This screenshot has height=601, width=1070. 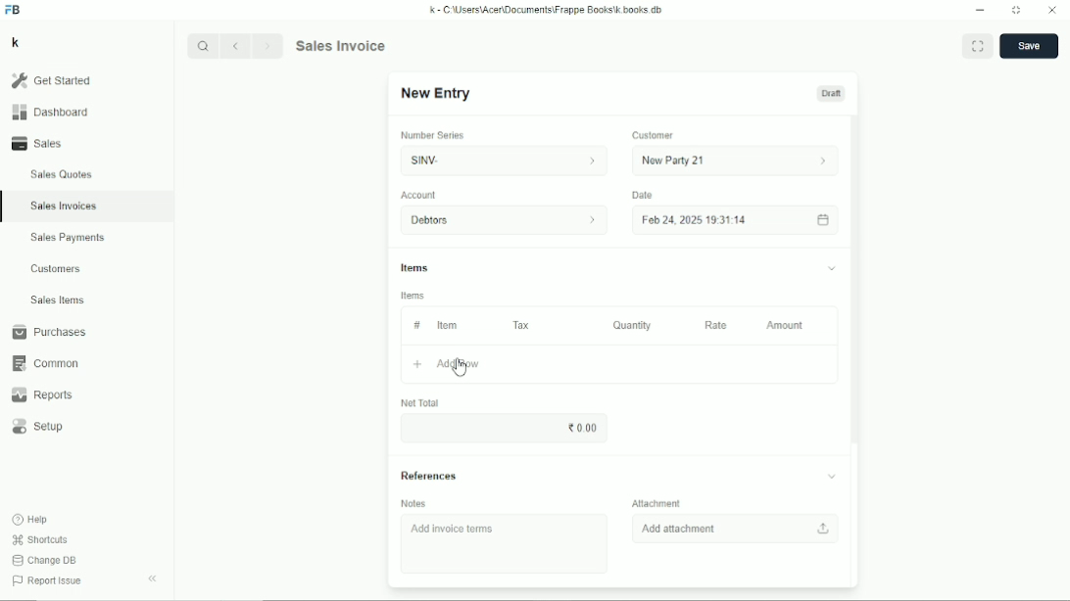 I want to click on Sales quotes, so click(x=60, y=174).